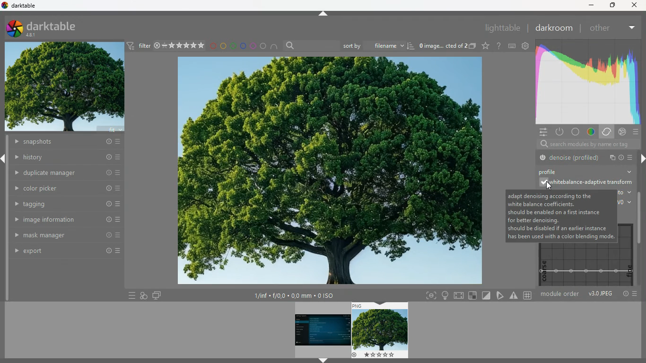 The width and height of the screenshot is (646, 363). Describe the element at coordinates (640, 219) in the screenshot. I see `scroll bar` at that location.